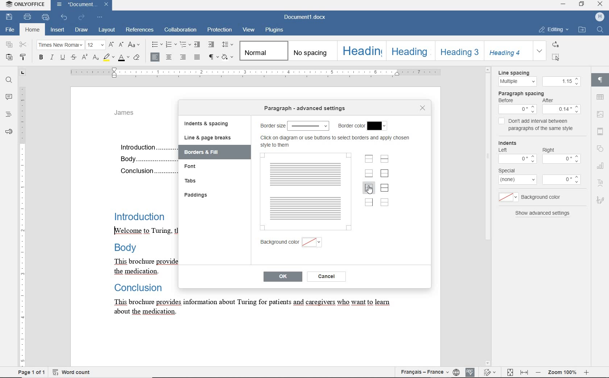  What do you see at coordinates (190, 180) in the screenshot?
I see `tabs` at bounding box center [190, 180].